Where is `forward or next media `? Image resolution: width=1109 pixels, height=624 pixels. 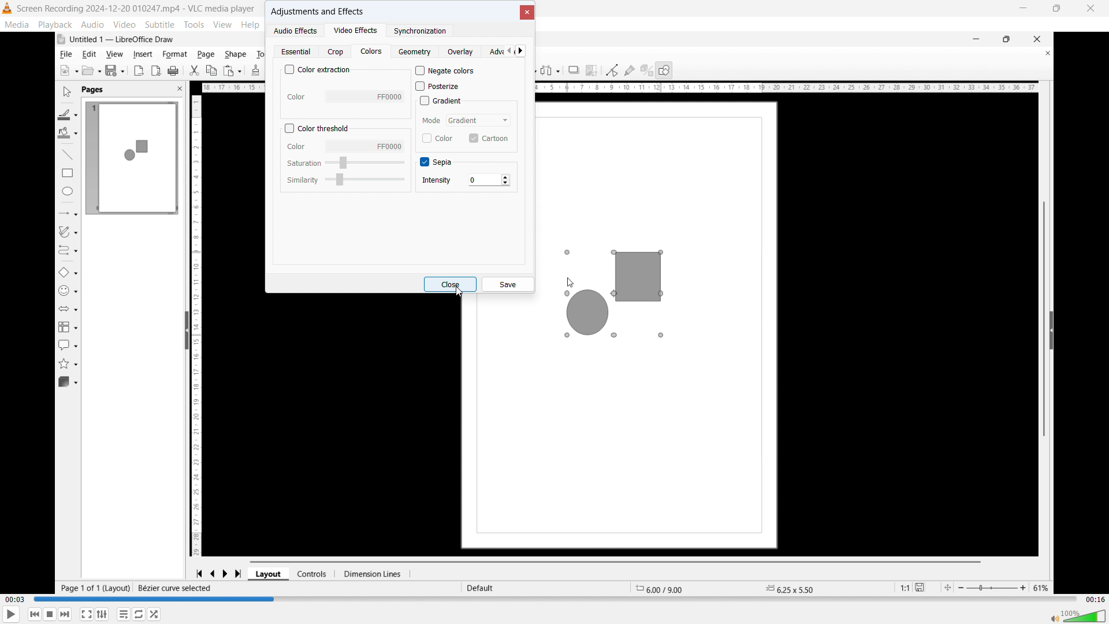
forward or next media  is located at coordinates (65, 615).